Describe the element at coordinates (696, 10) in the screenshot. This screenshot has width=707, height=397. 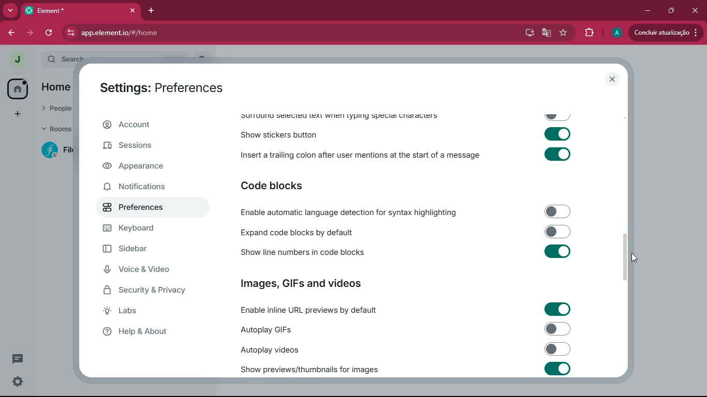
I see `close` at that location.